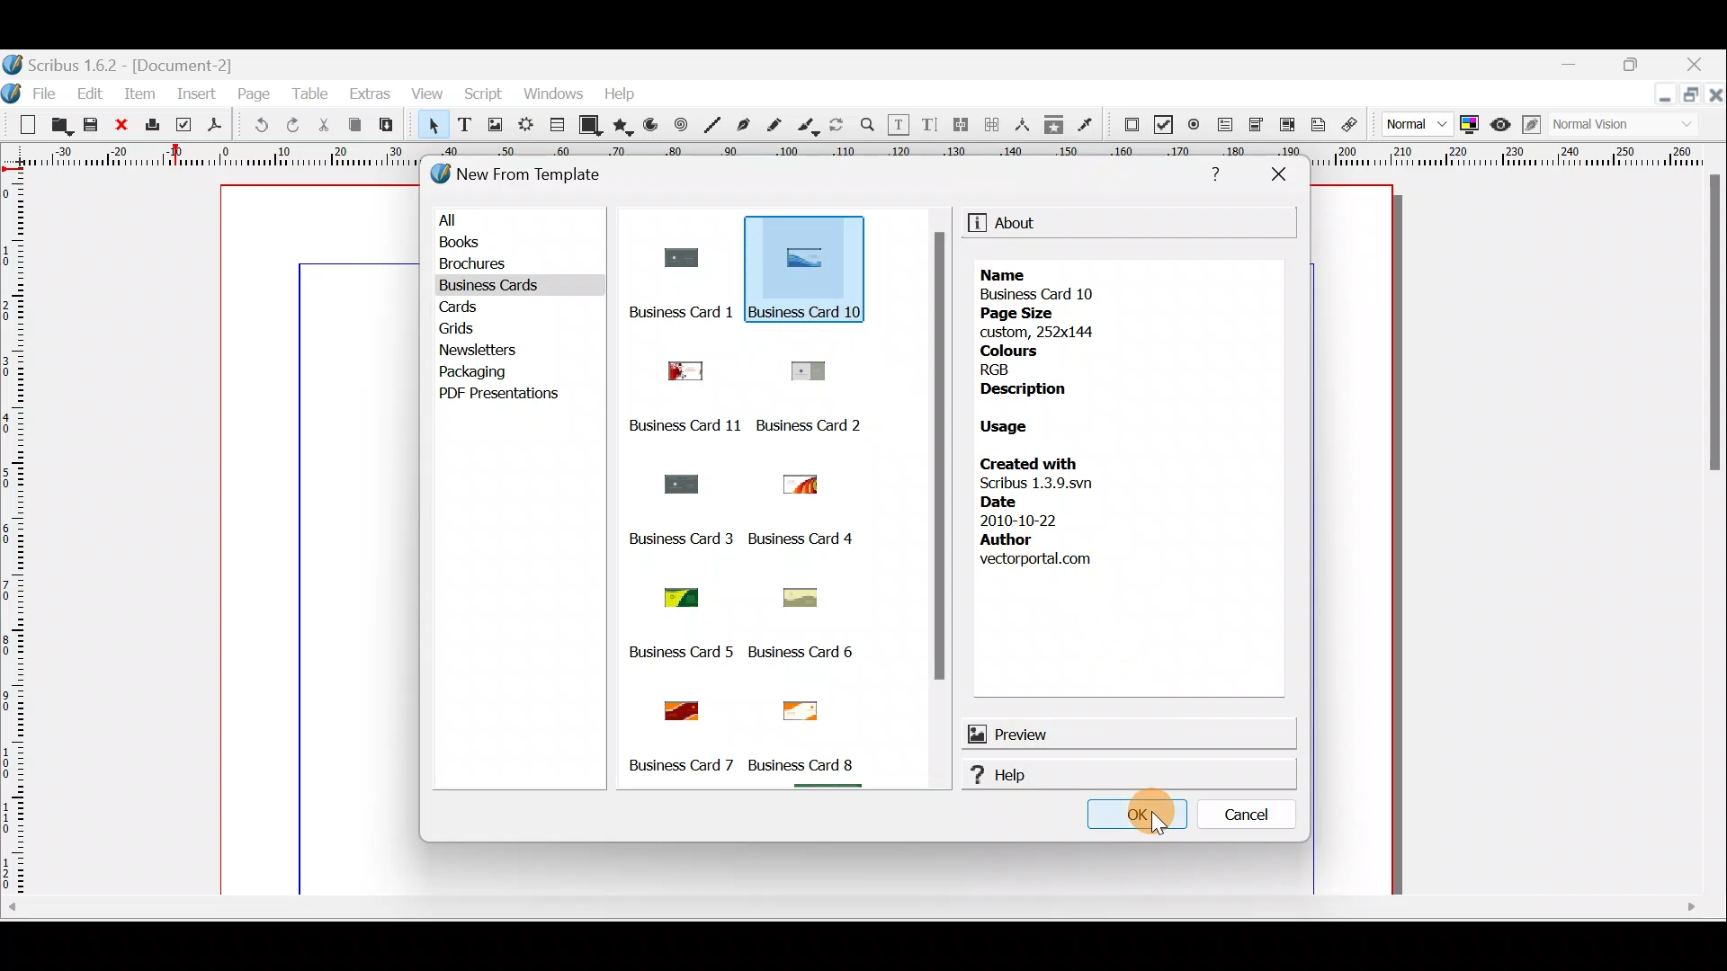 The image size is (1727, 971). What do you see at coordinates (369, 92) in the screenshot?
I see `Extras` at bounding box center [369, 92].